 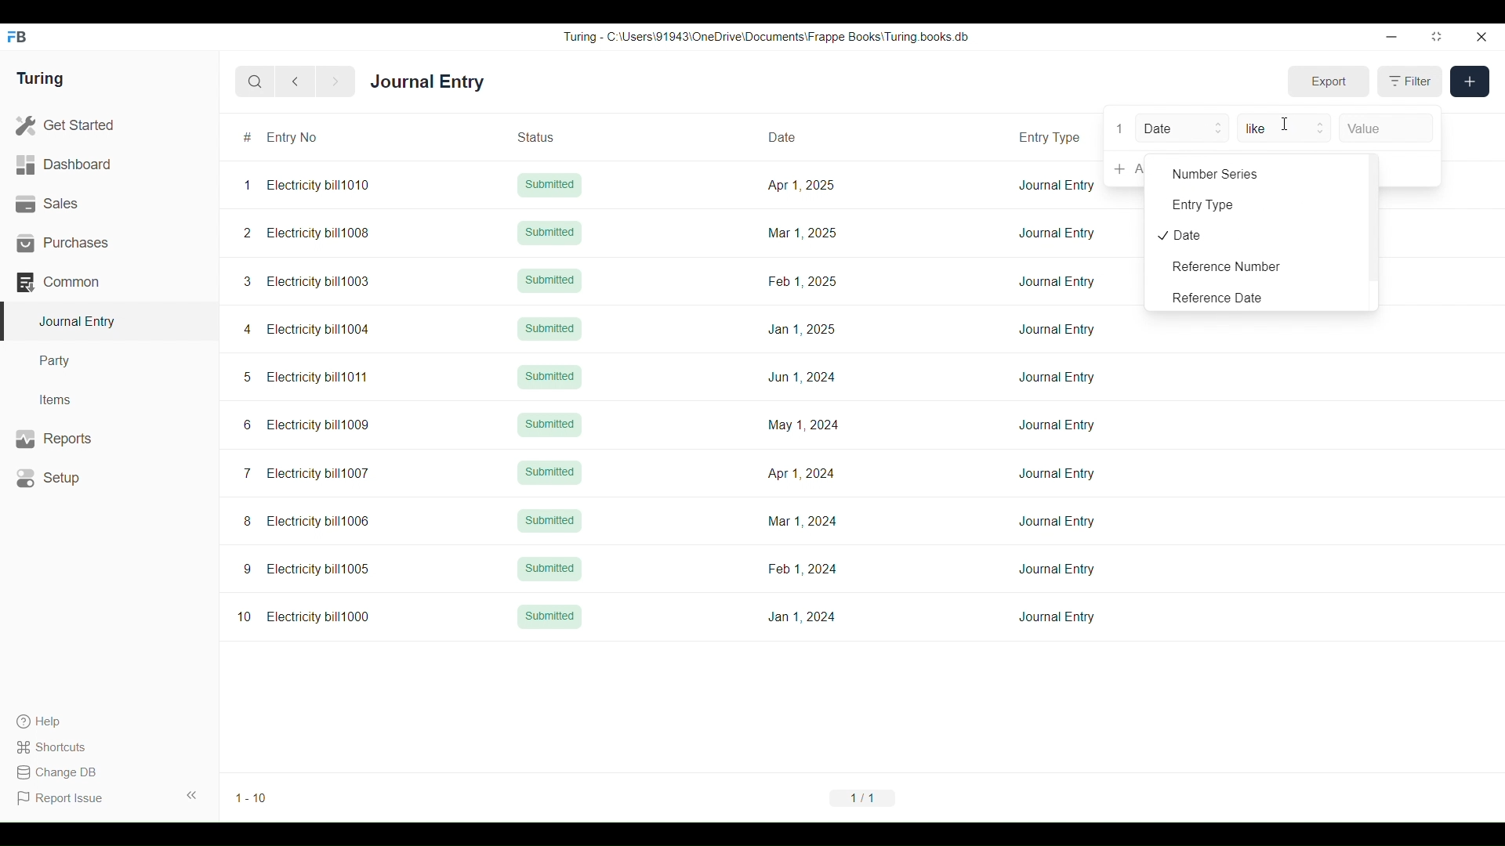 What do you see at coordinates (192, 795) in the screenshot?
I see `Collapse sidebar` at bounding box center [192, 795].